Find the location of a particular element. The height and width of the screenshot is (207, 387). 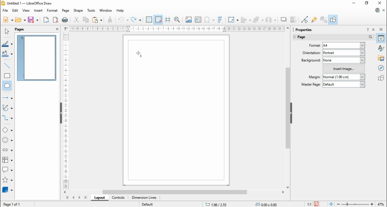

view is located at coordinates (26, 10).